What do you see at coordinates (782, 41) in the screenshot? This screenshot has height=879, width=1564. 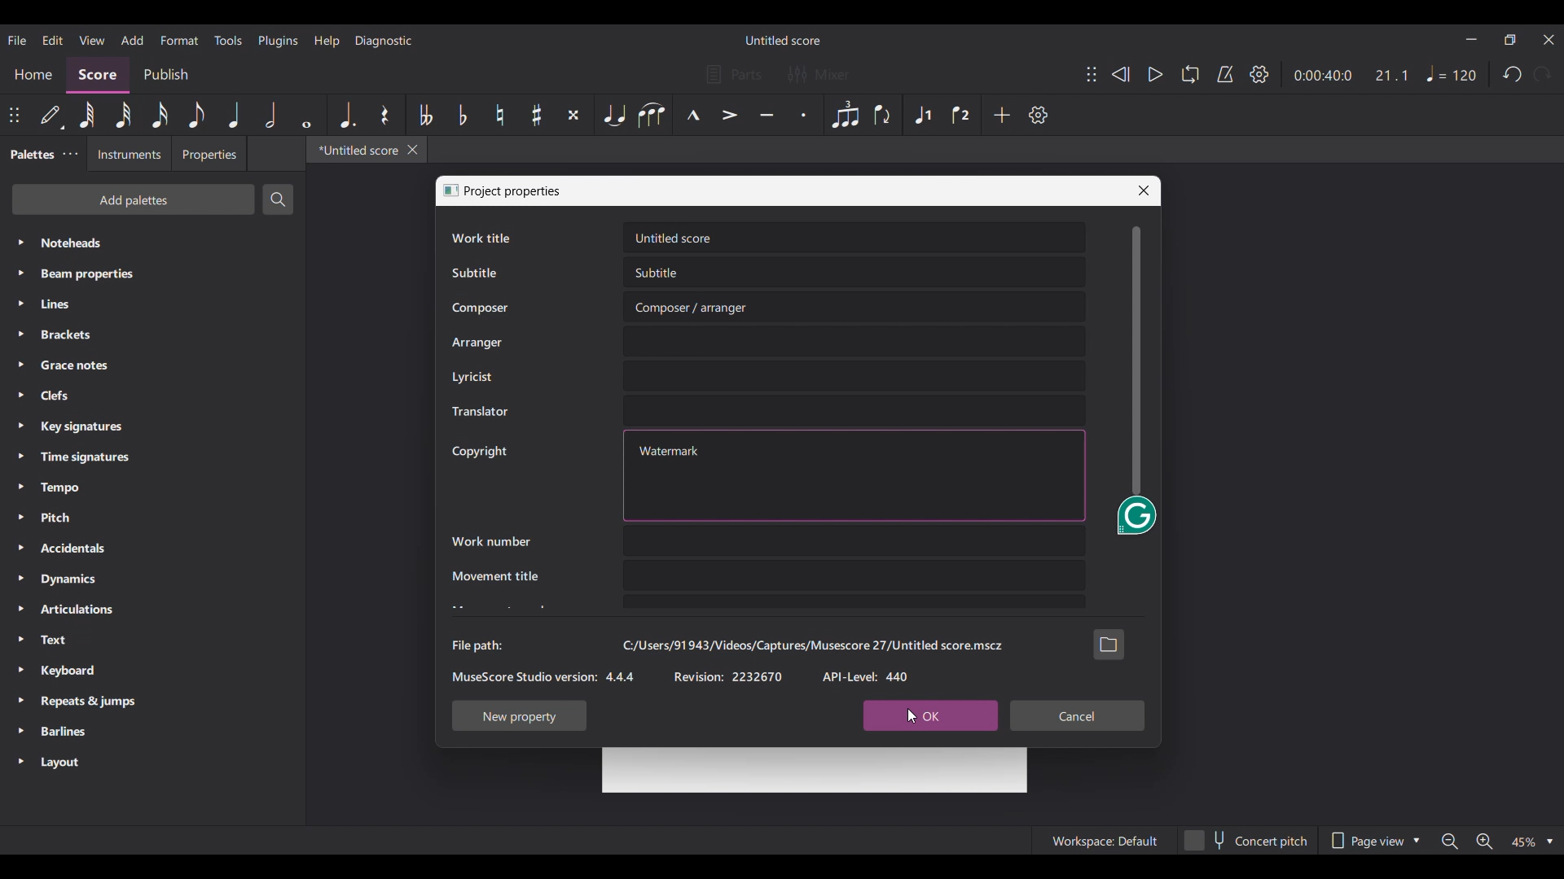 I see `Untitled score` at bounding box center [782, 41].